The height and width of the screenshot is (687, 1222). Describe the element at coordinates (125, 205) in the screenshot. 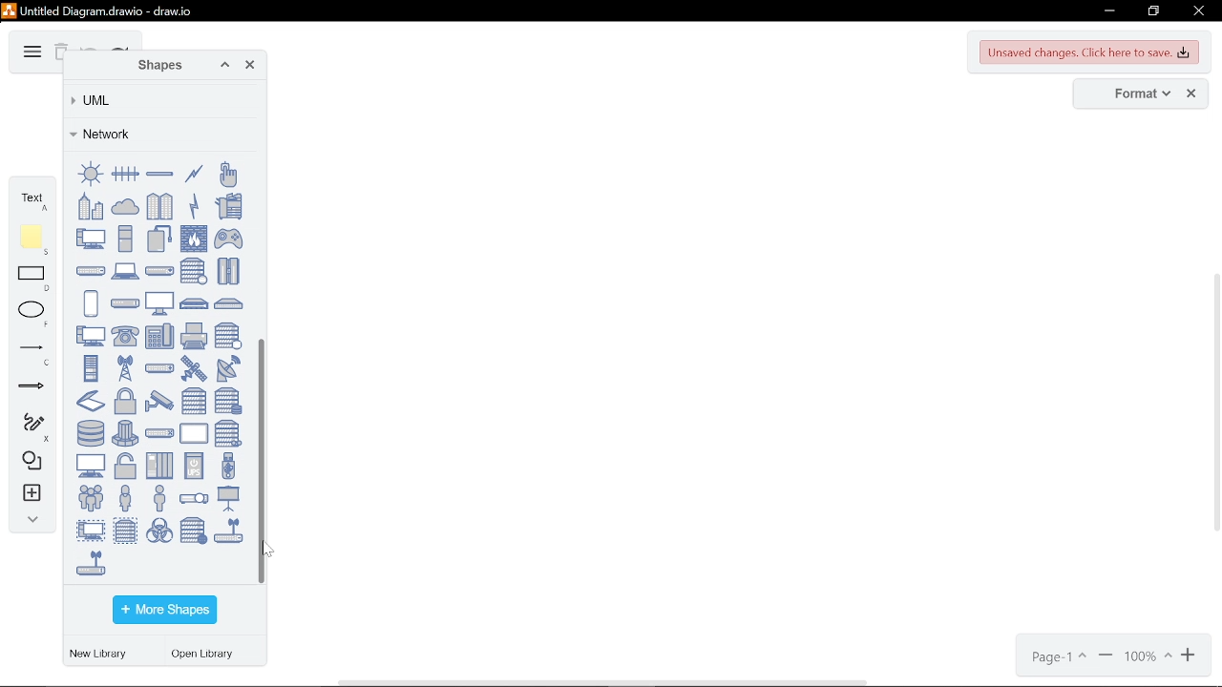

I see `cloud` at that location.